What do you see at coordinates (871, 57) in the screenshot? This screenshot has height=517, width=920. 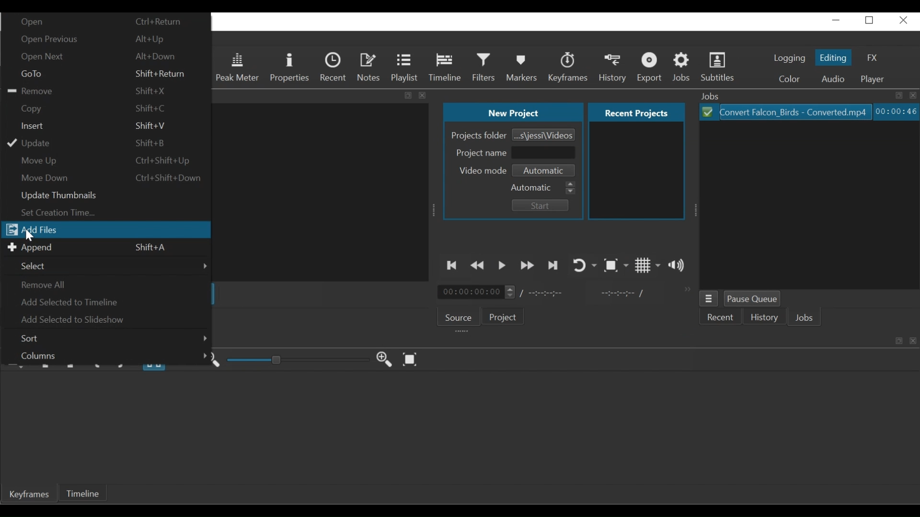 I see `FX` at bounding box center [871, 57].